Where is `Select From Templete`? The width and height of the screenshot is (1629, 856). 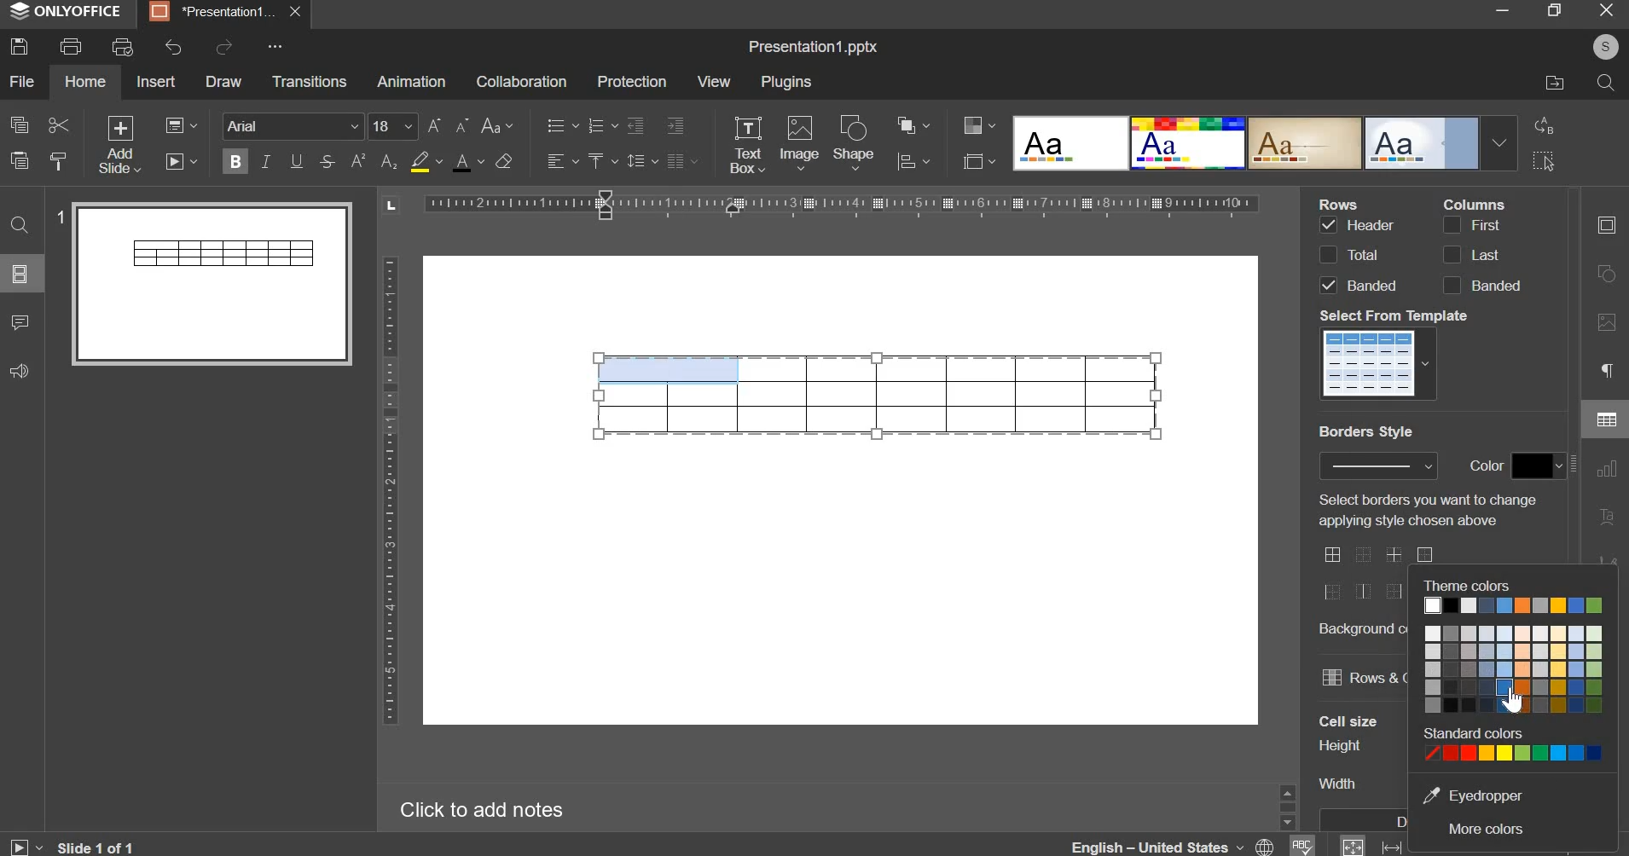 Select From Templete is located at coordinates (1396, 315).